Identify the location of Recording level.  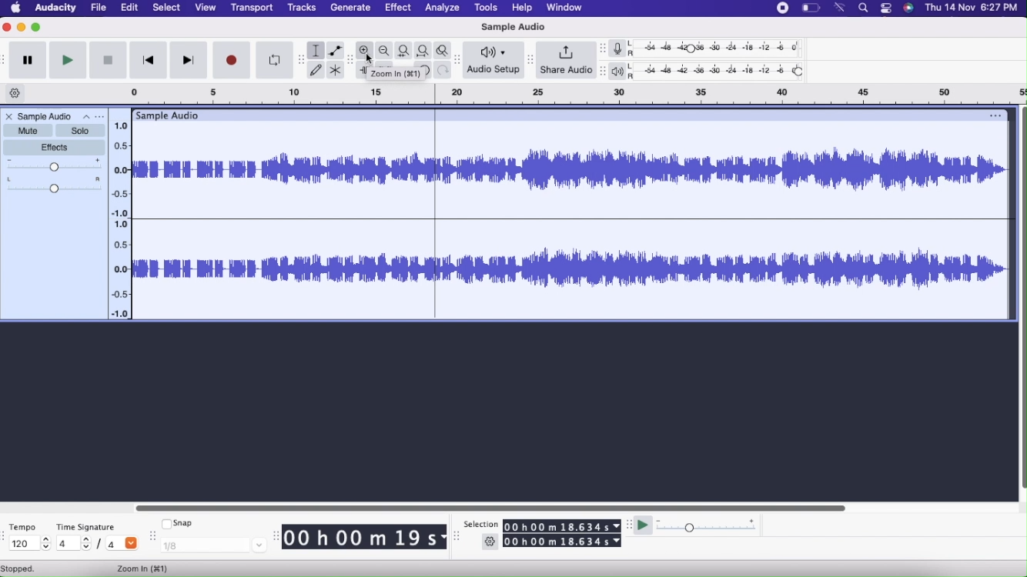
(723, 47).